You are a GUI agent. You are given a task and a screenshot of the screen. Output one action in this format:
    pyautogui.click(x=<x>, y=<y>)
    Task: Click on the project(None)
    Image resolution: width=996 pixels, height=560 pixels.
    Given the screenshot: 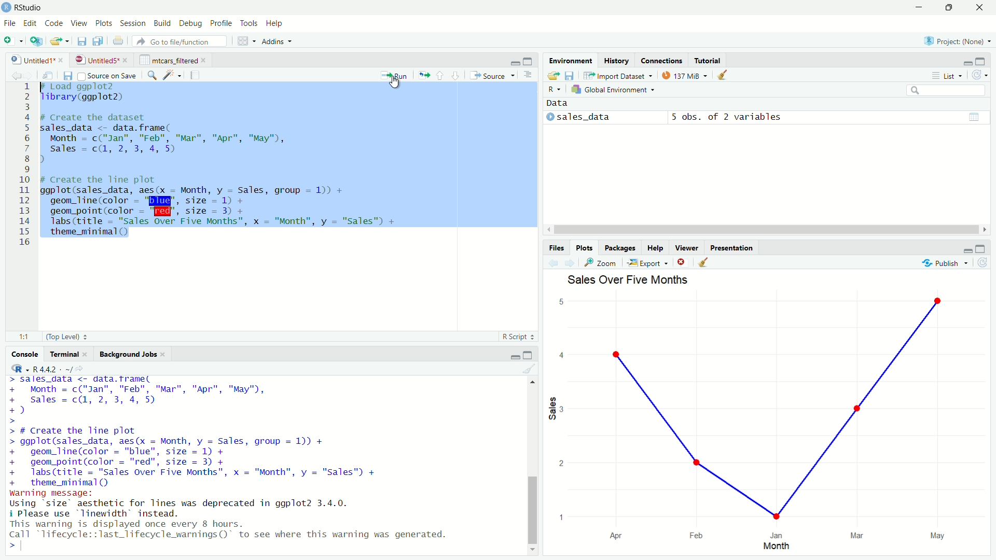 What is the action you would take?
    pyautogui.click(x=953, y=41)
    